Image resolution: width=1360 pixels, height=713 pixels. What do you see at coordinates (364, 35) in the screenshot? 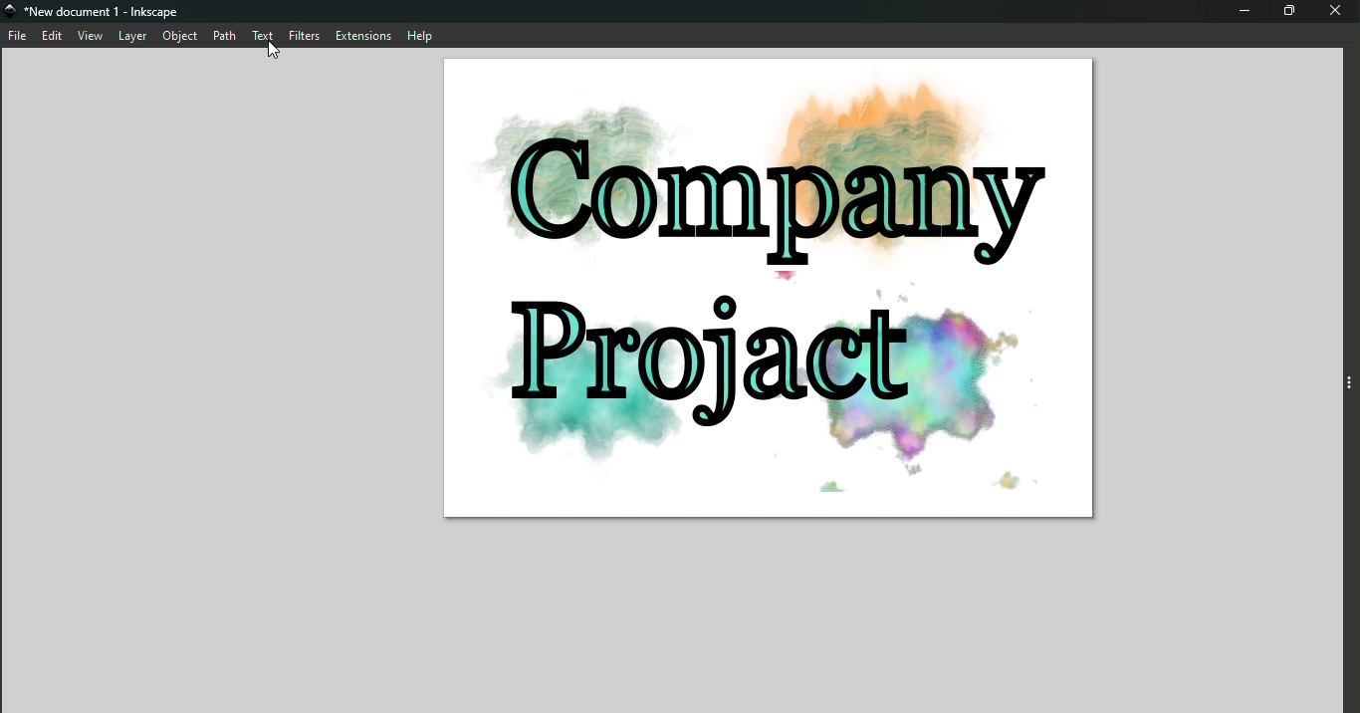
I see `extensions` at bounding box center [364, 35].